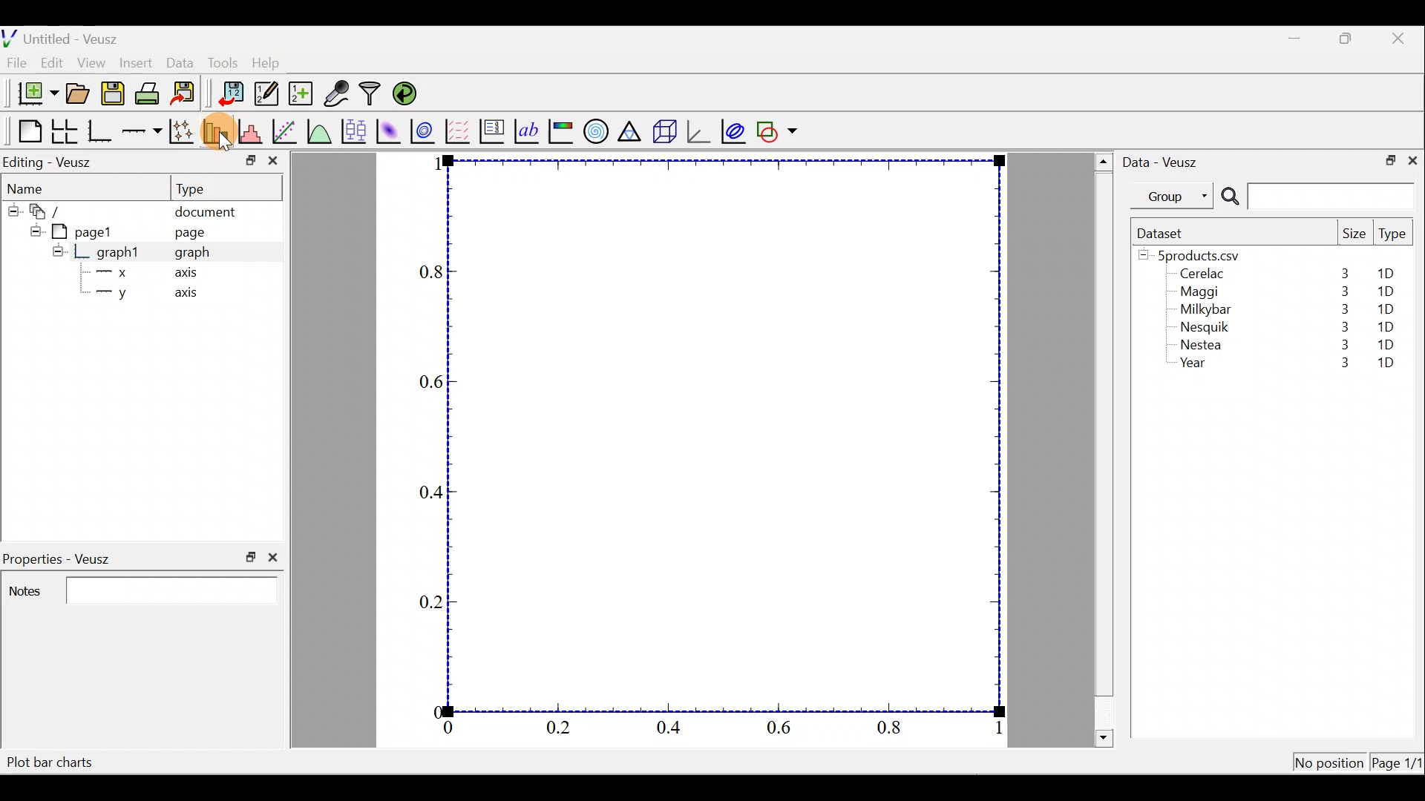 The height and width of the screenshot is (801, 1425). Describe the element at coordinates (1386, 364) in the screenshot. I see `1D` at that location.